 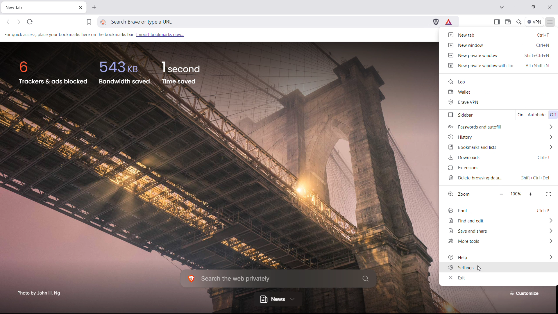 What do you see at coordinates (498, 56) in the screenshot?
I see `new private window` at bounding box center [498, 56].